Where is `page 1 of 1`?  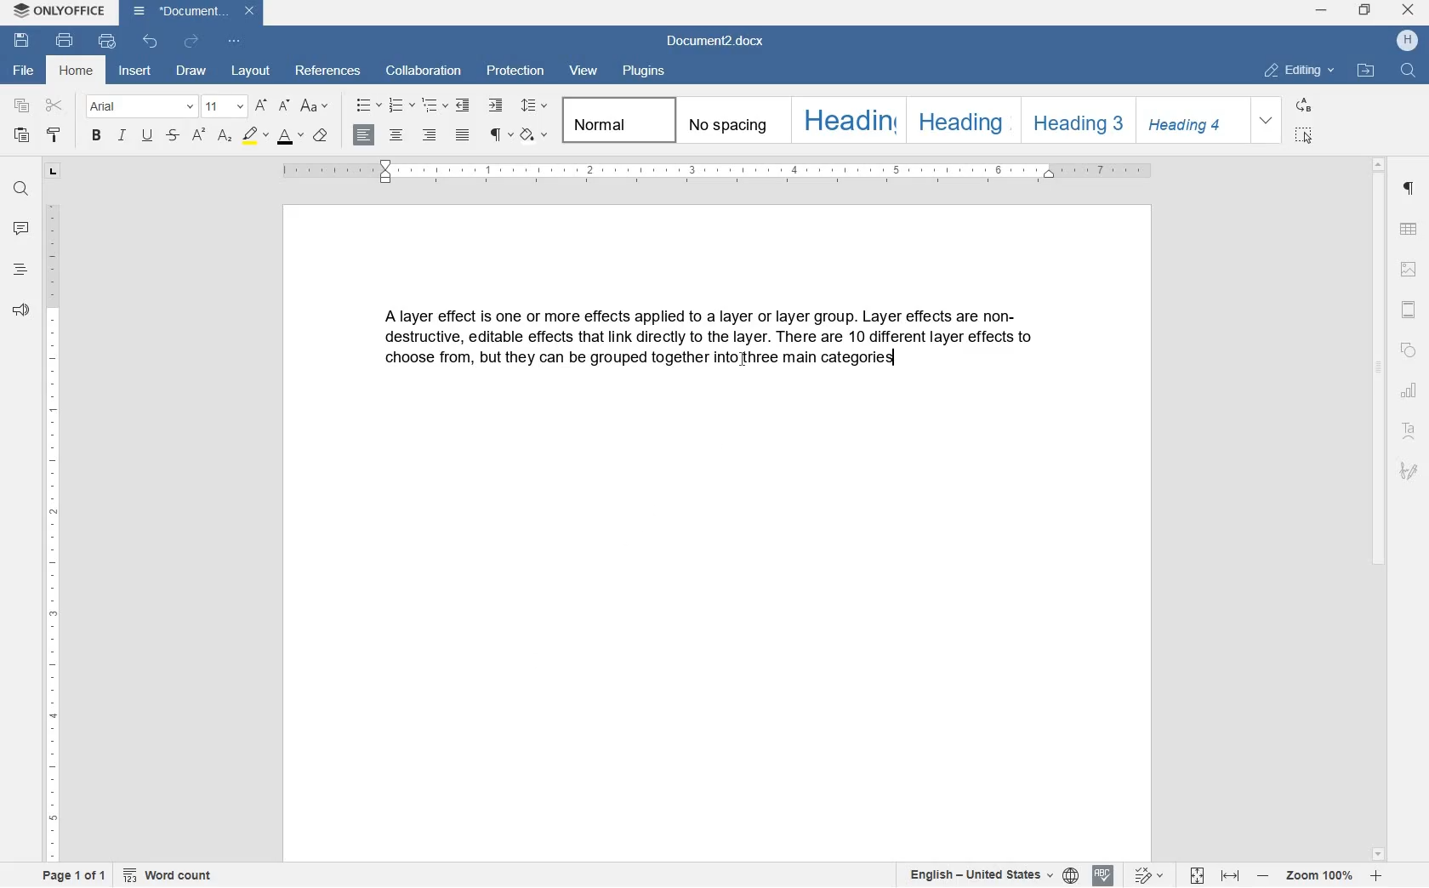
page 1 of 1 is located at coordinates (70, 876).